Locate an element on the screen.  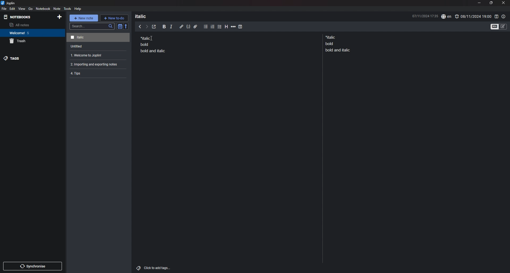
previous is located at coordinates (140, 26).